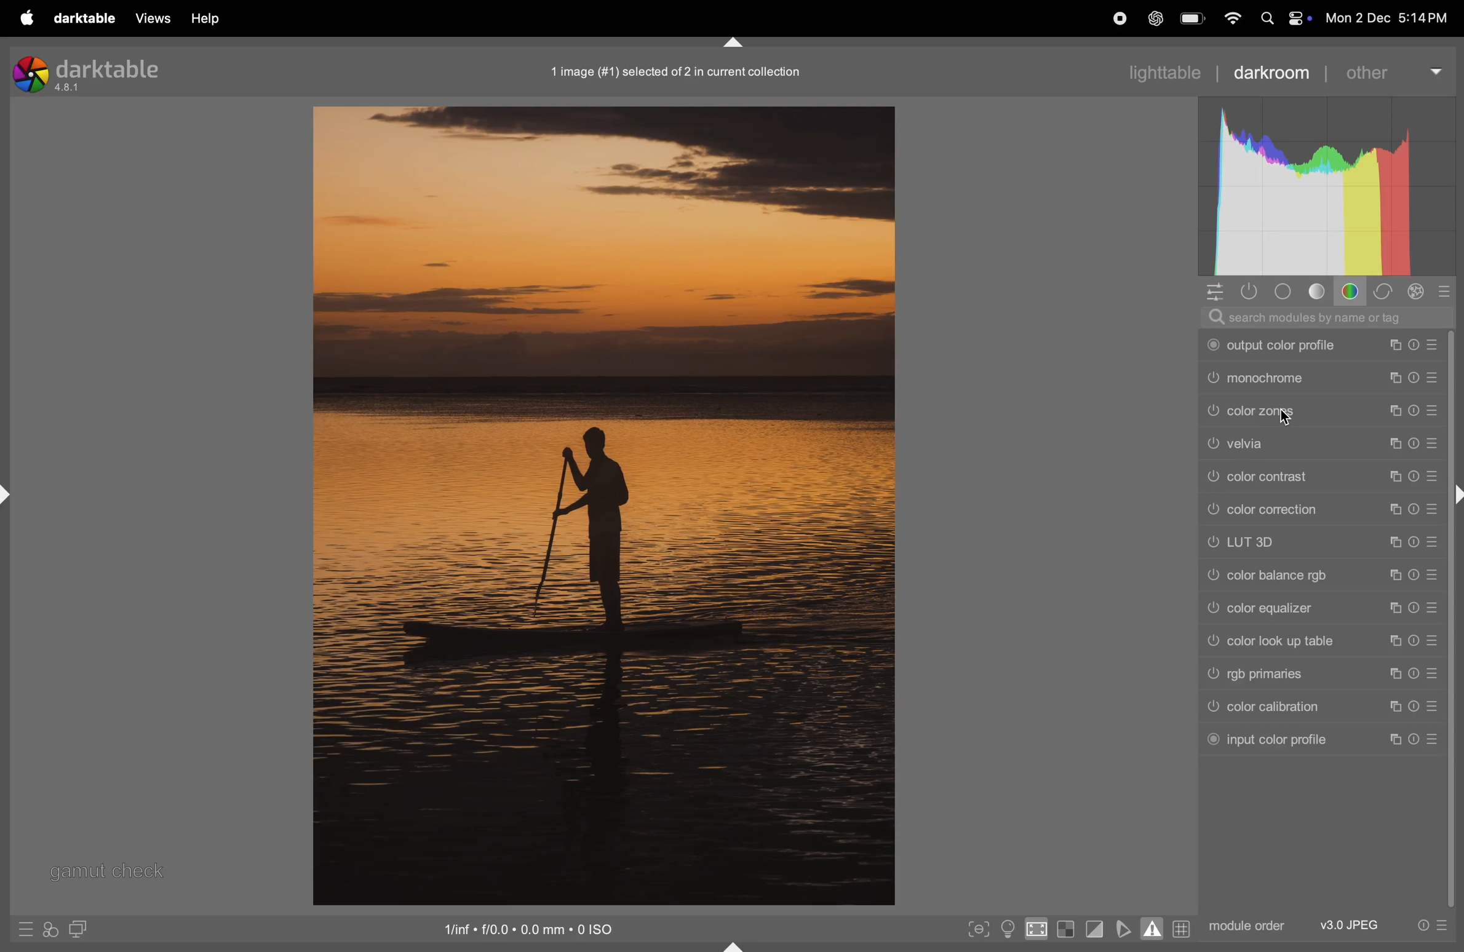 Image resolution: width=1464 pixels, height=952 pixels. What do you see at coordinates (532, 932) in the screenshot?
I see `iso standard` at bounding box center [532, 932].